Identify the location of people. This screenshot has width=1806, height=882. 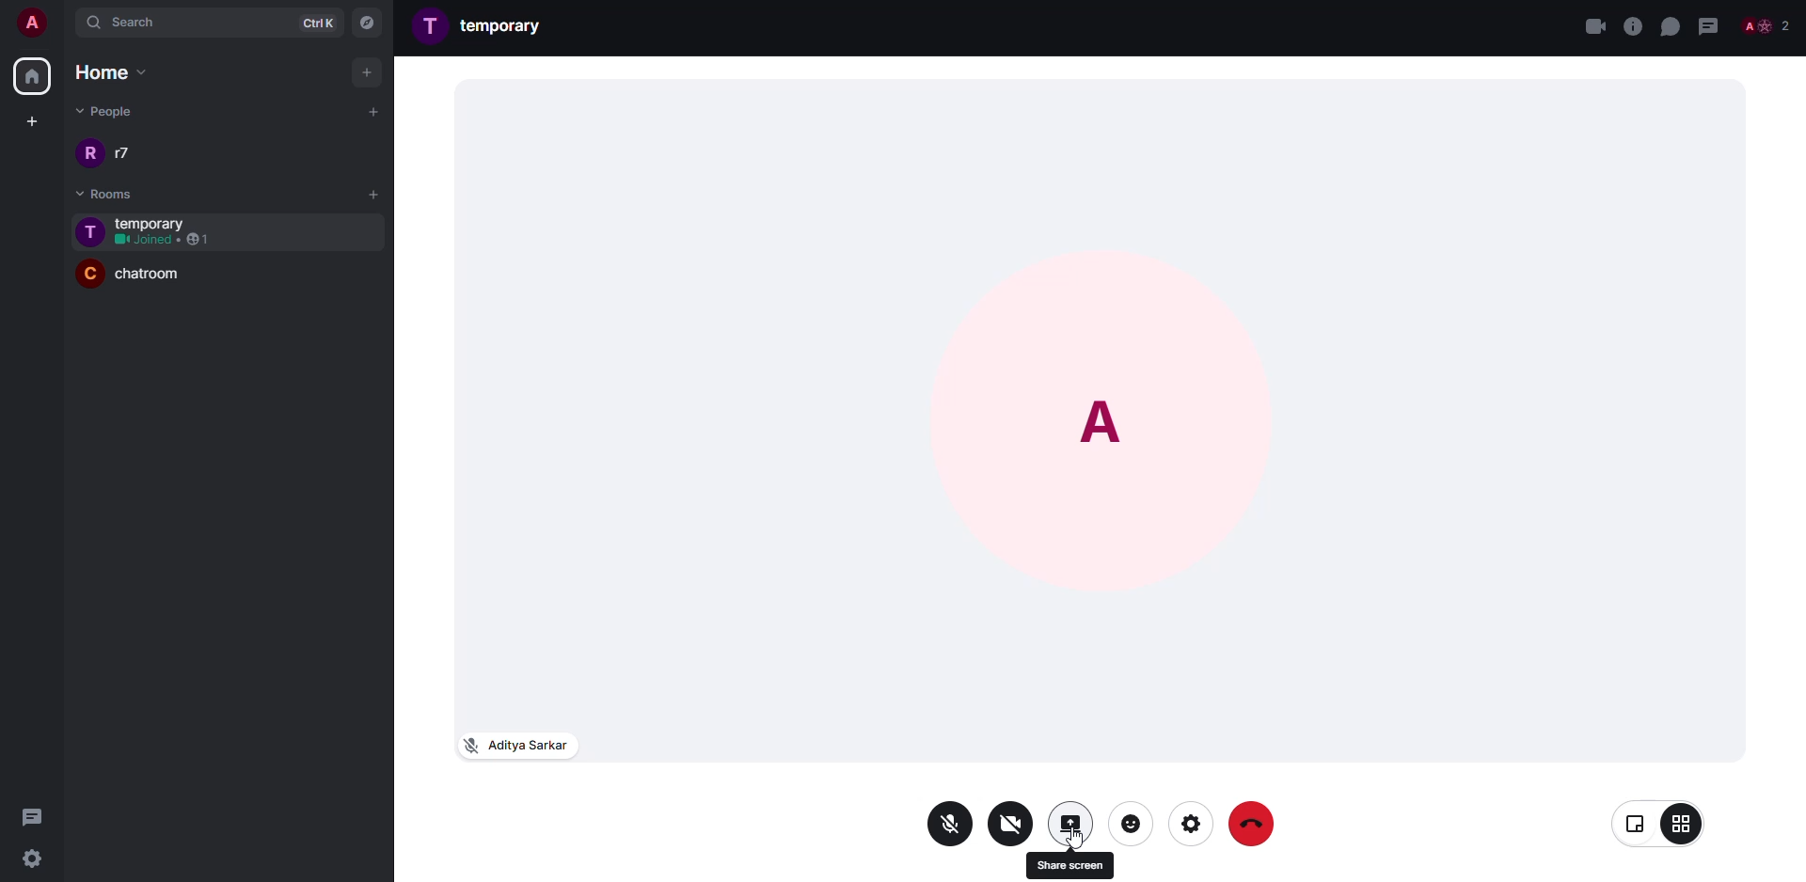
(109, 109).